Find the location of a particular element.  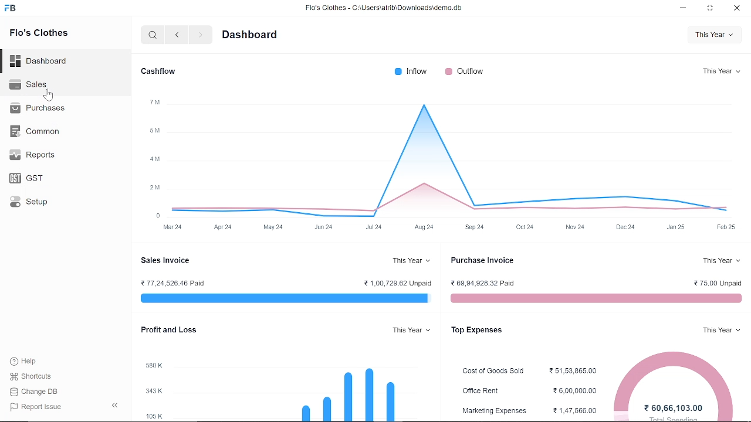

2 77,24,526.46 Paid is located at coordinates (172, 281).